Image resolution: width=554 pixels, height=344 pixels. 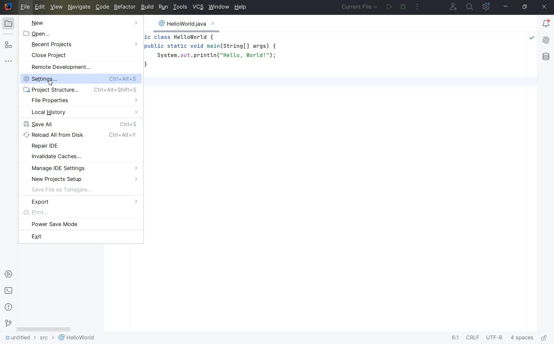 What do you see at coordinates (81, 236) in the screenshot?
I see `EXIT` at bounding box center [81, 236].